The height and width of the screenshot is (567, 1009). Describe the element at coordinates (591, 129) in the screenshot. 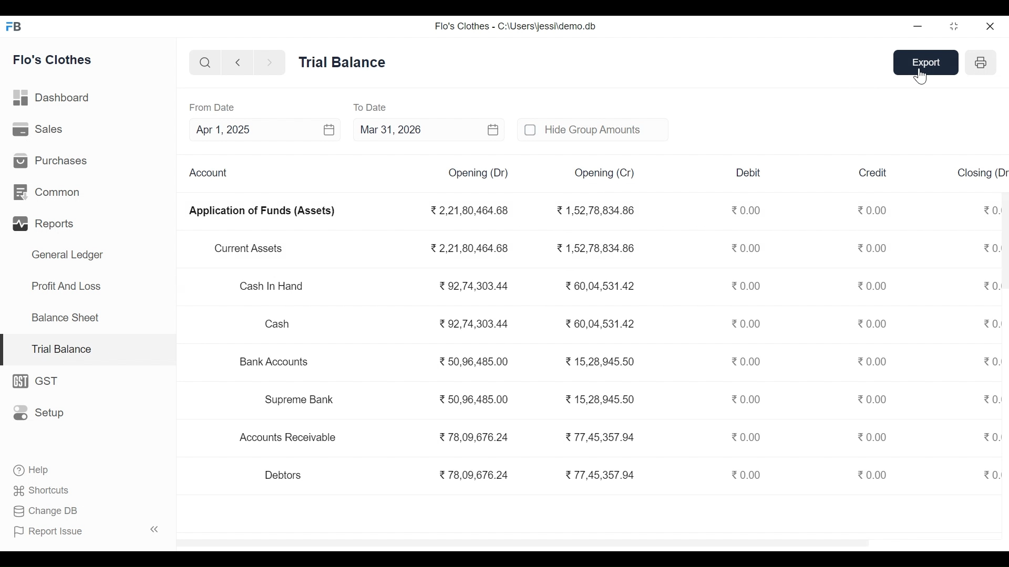

I see `unchecked Hide Group Amounts` at that location.